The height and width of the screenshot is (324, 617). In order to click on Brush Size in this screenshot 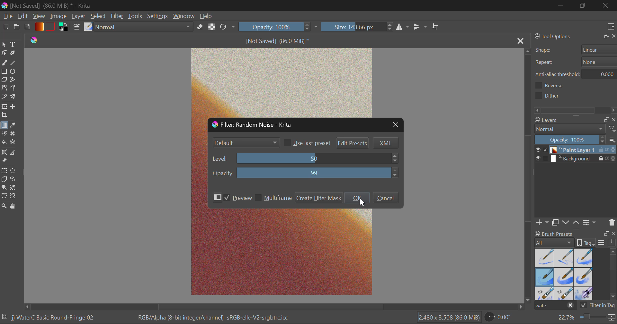, I will do `click(359, 27)`.